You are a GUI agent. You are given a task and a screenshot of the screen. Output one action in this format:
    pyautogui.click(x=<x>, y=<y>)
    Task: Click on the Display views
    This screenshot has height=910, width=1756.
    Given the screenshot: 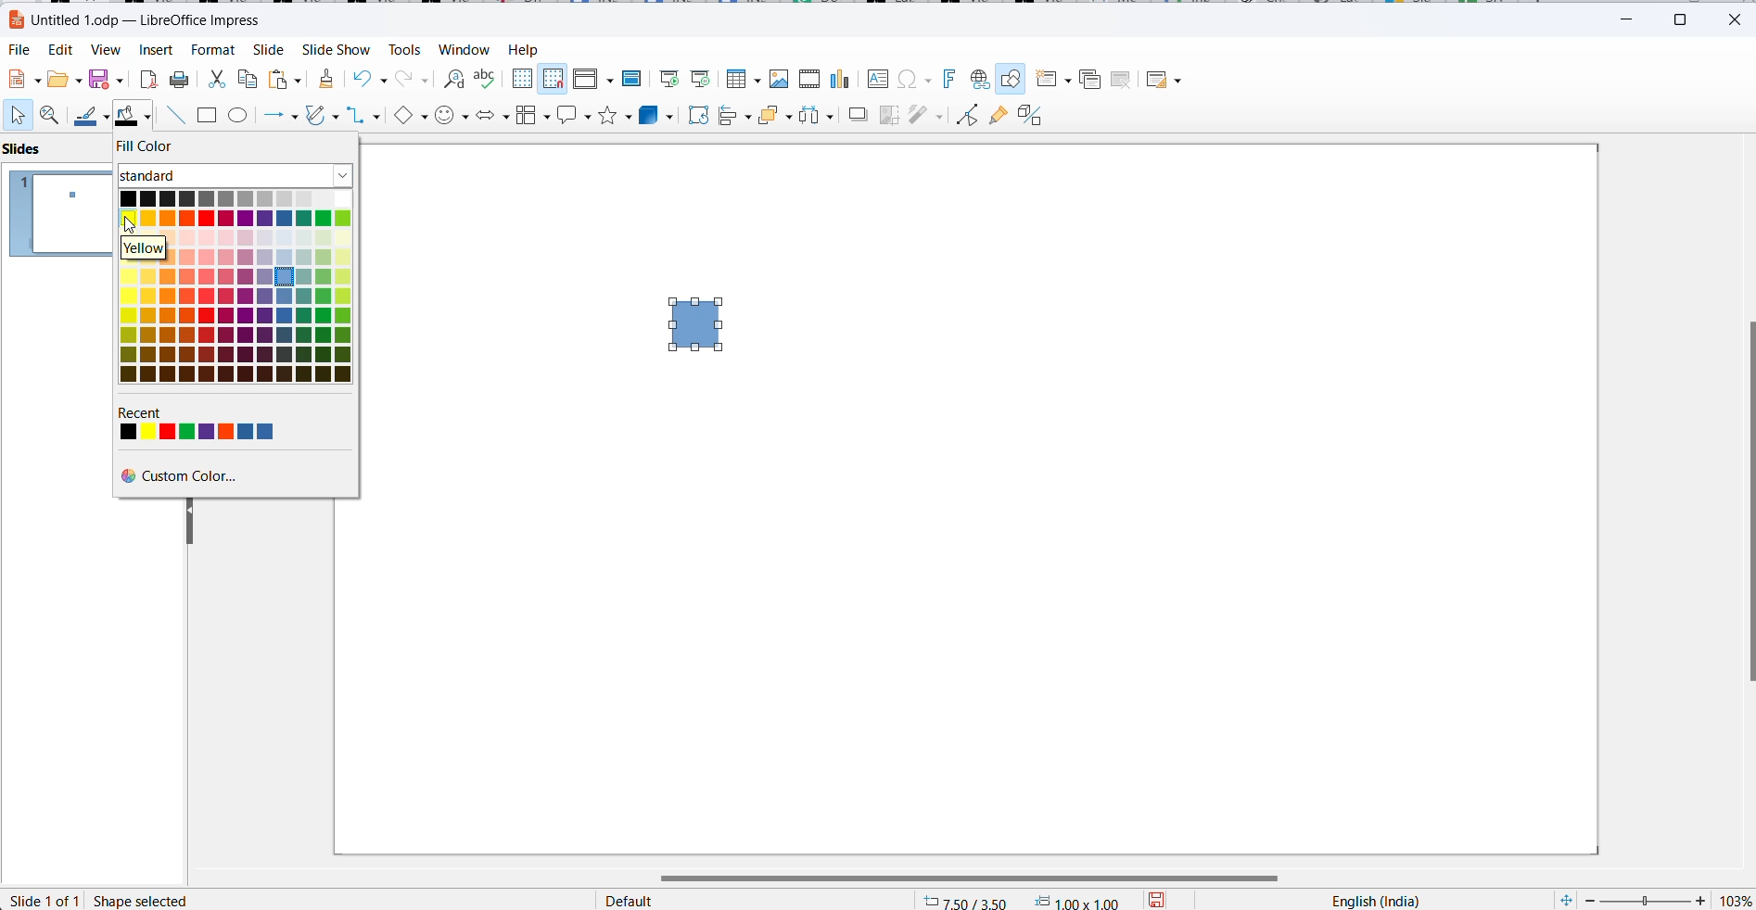 What is the action you would take?
    pyautogui.click(x=592, y=77)
    